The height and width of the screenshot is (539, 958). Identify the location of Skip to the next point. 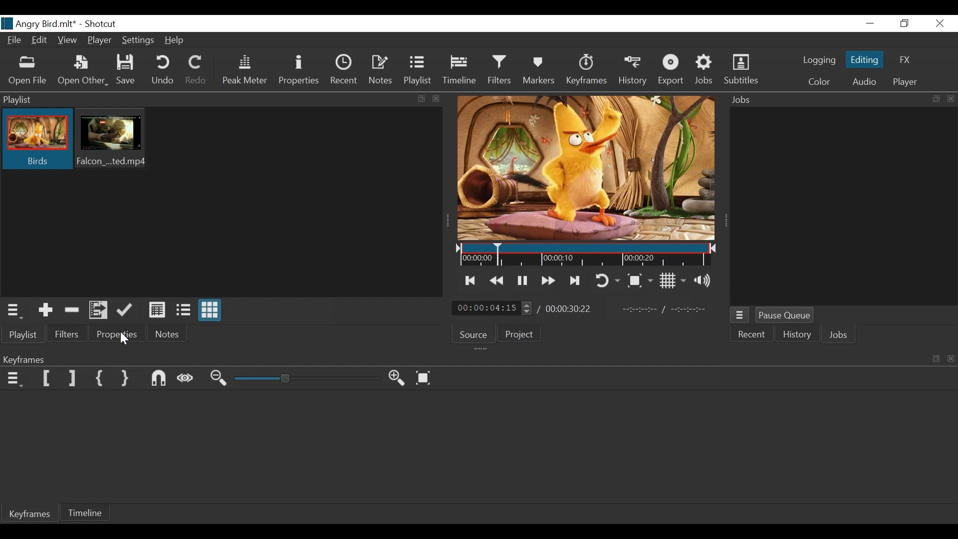
(471, 280).